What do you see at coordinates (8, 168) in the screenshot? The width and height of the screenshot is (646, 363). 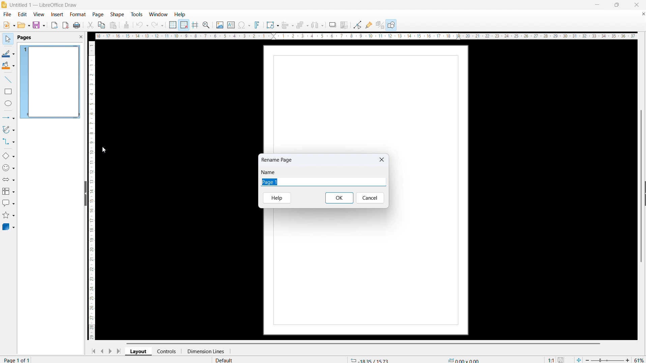 I see `symbol shapes` at bounding box center [8, 168].